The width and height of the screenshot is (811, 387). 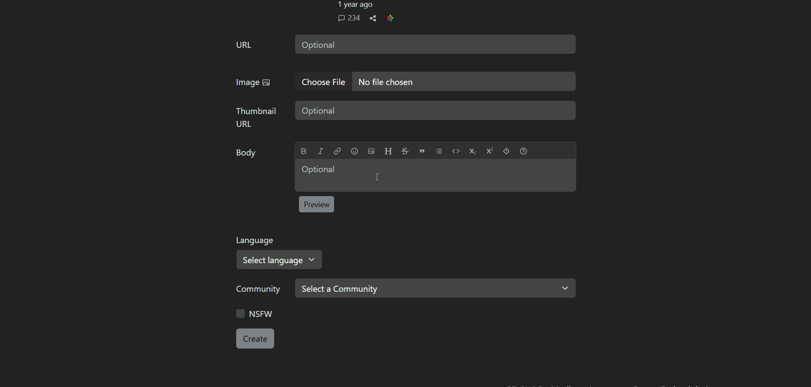 What do you see at coordinates (337, 151) in the screenshot?
I see `Link` at bounding box center [337, 151].